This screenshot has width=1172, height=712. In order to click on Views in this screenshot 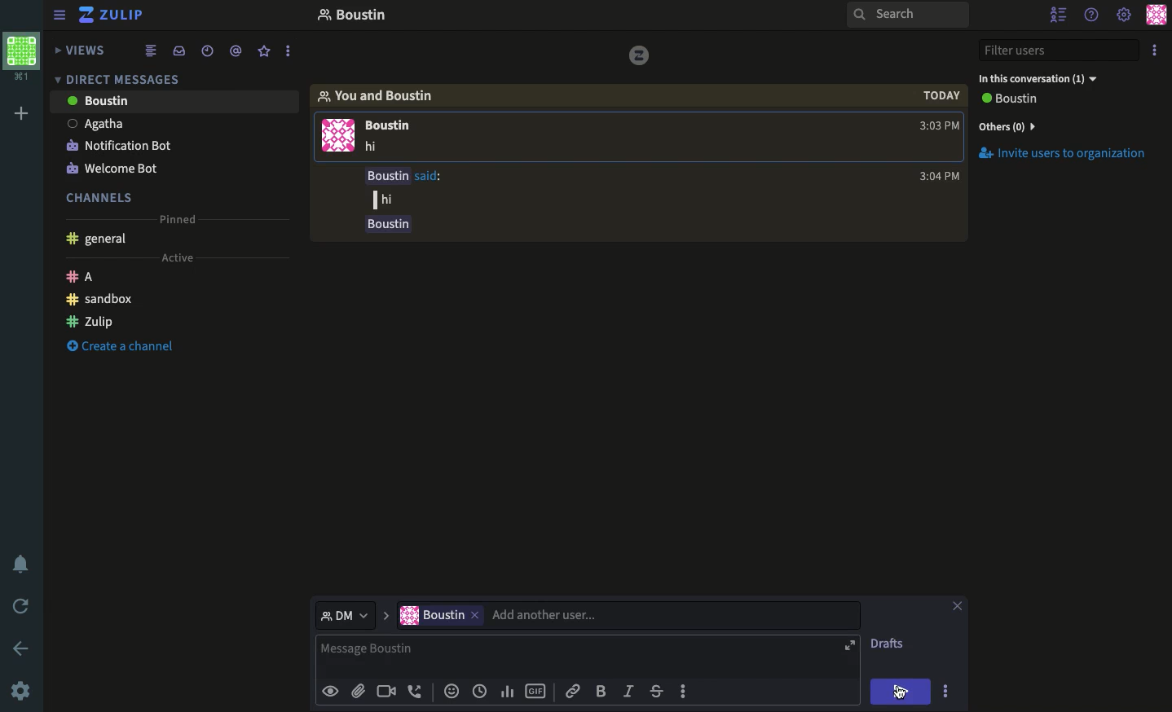, I will do `click(84, 48)`.